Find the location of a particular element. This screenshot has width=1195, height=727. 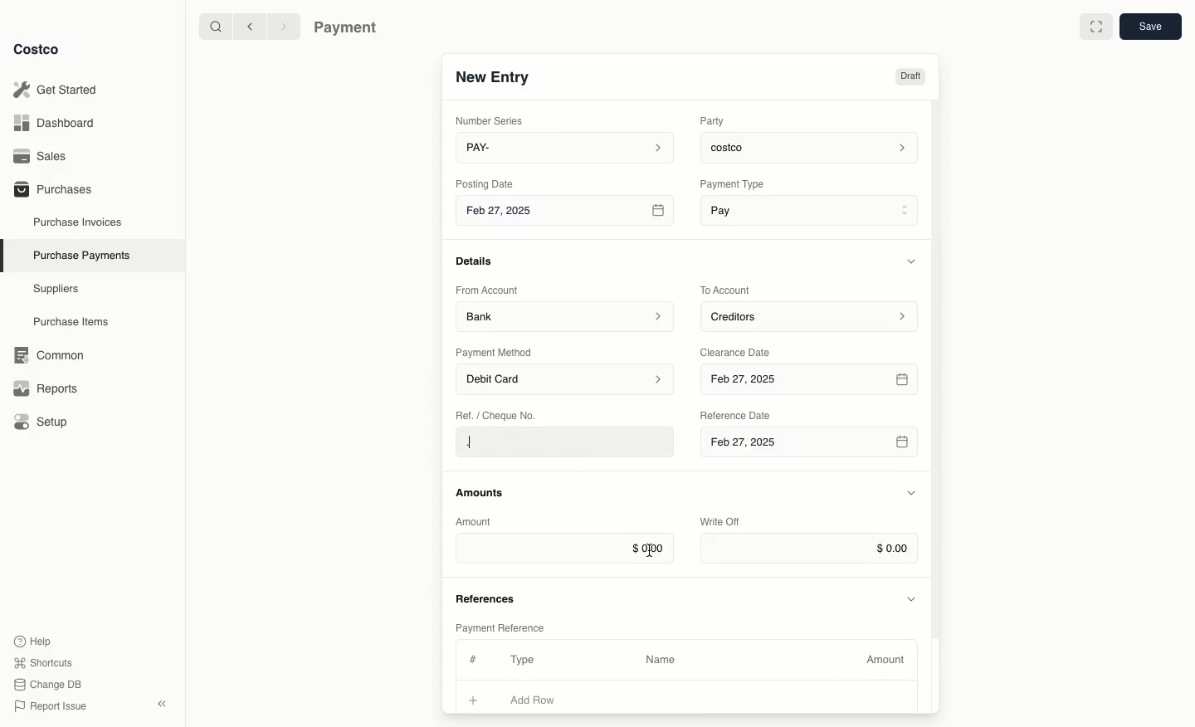

To Account is located at coordinates (727, 290).